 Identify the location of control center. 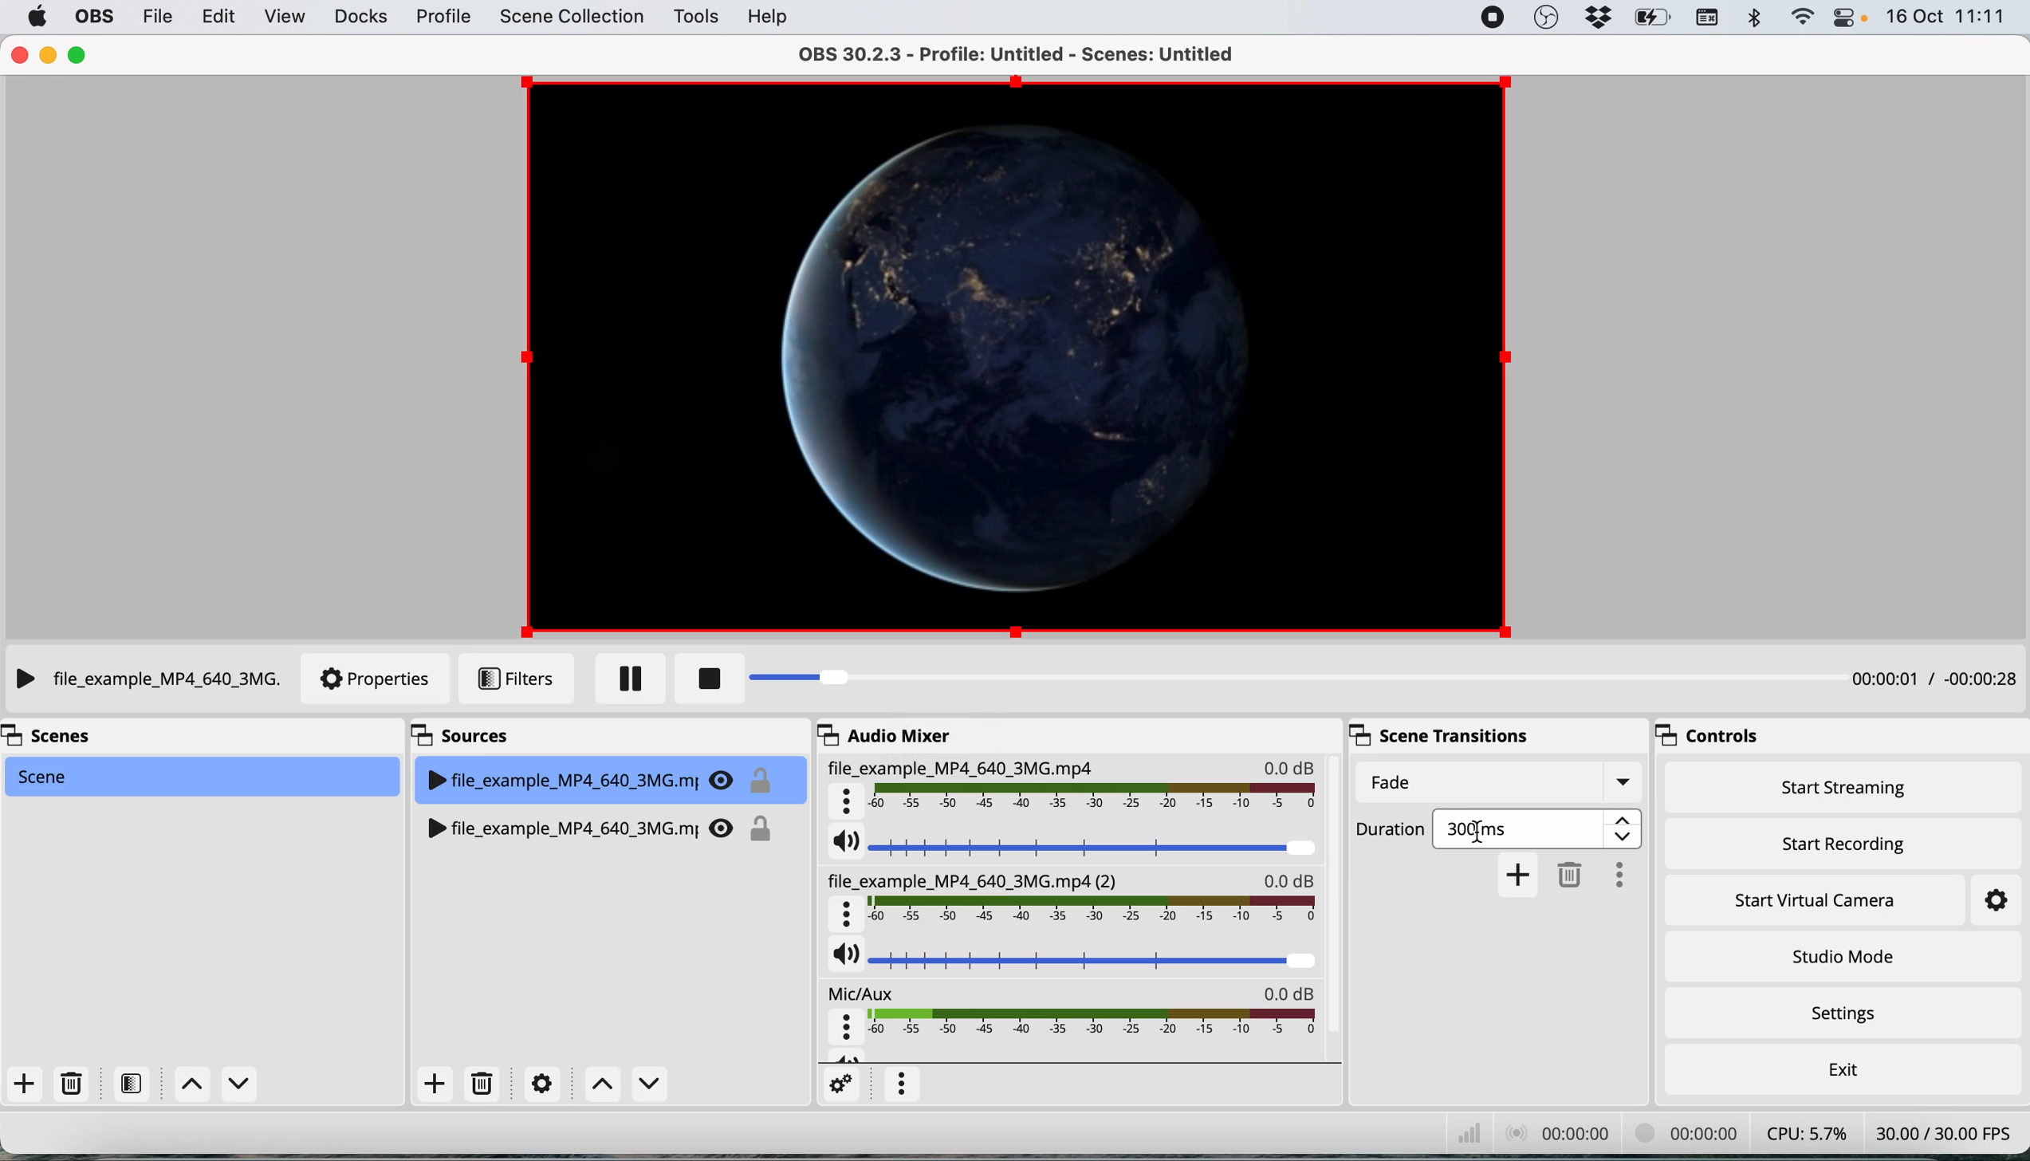
(1843, 18).